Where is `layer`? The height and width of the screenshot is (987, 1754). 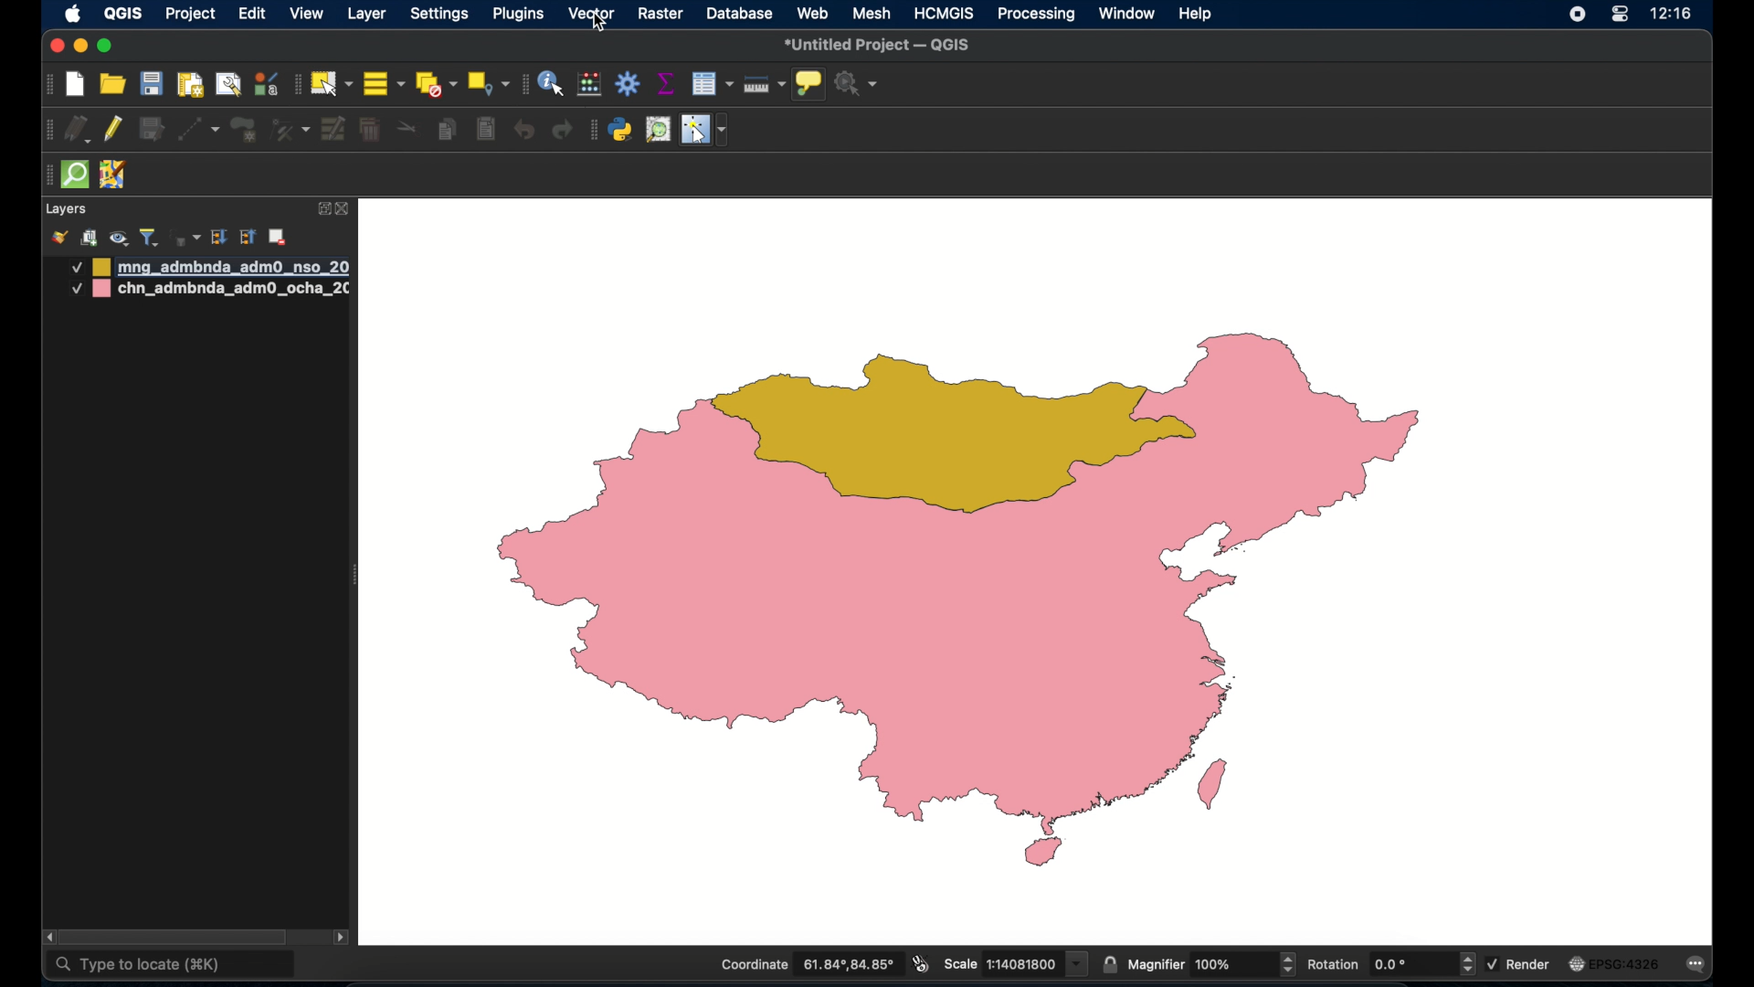
layer is located at coordinates (369, 13).